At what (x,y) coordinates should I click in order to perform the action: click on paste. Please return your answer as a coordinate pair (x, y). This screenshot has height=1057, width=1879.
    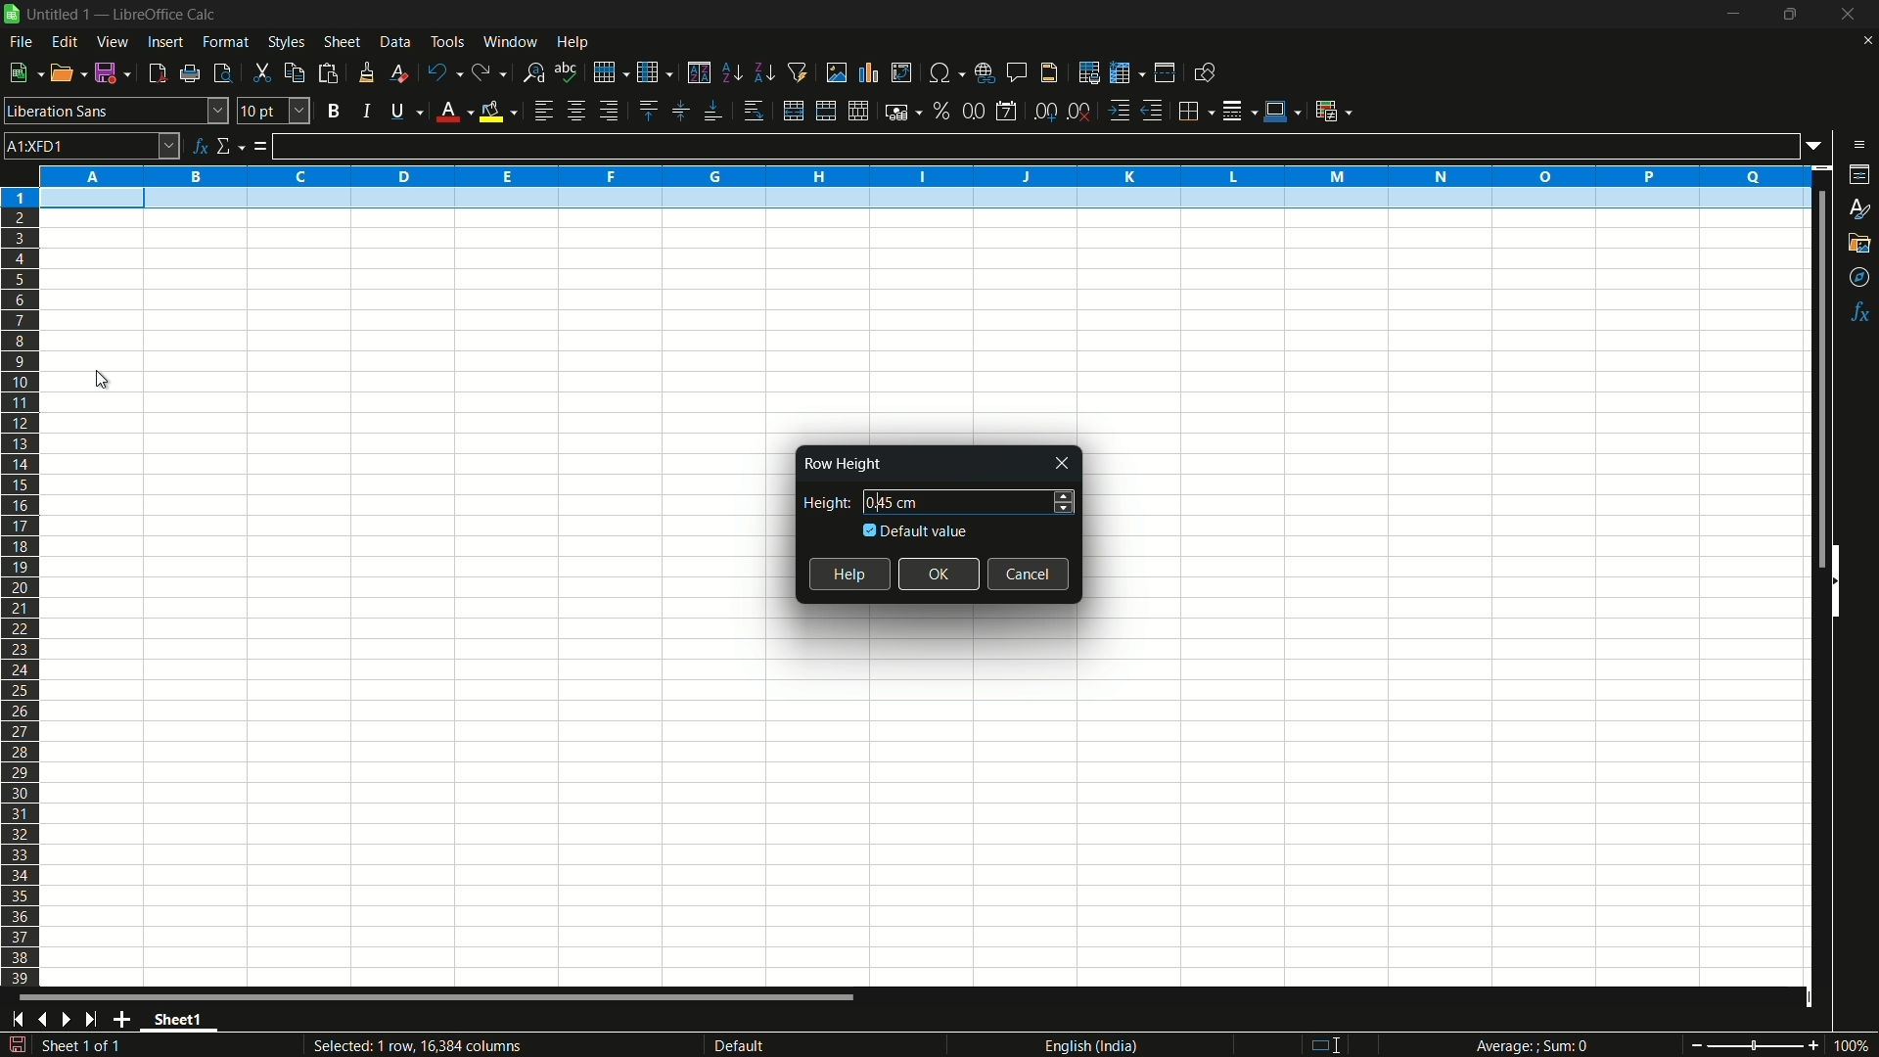
    Looking at the image, I should click on (328, 73).